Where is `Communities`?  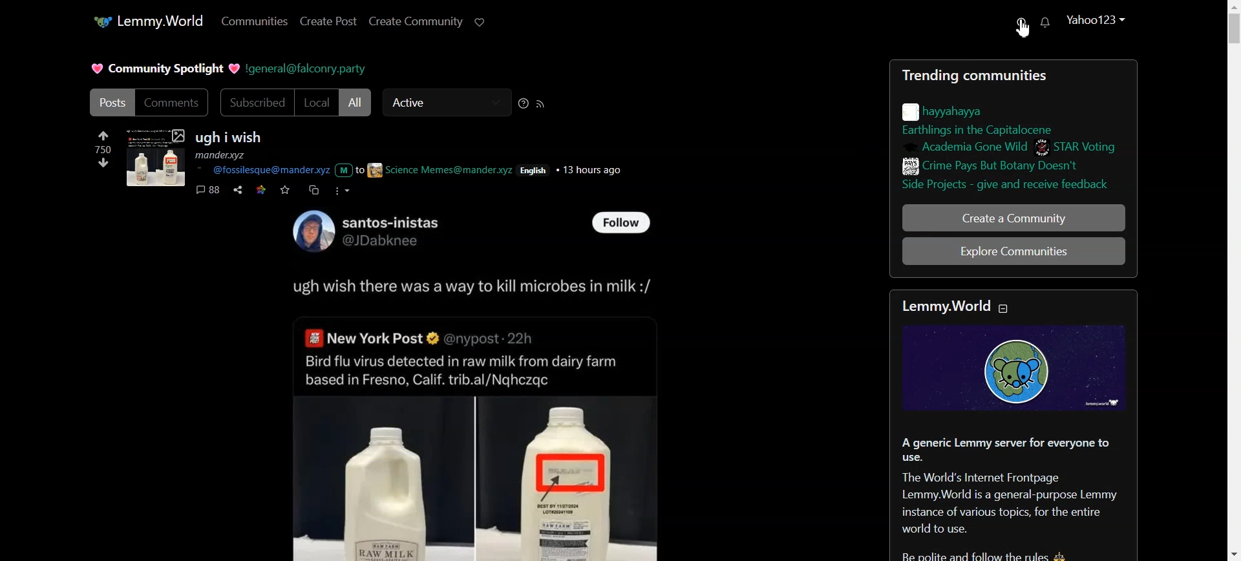
Communities is located at coordinates (254, 21).